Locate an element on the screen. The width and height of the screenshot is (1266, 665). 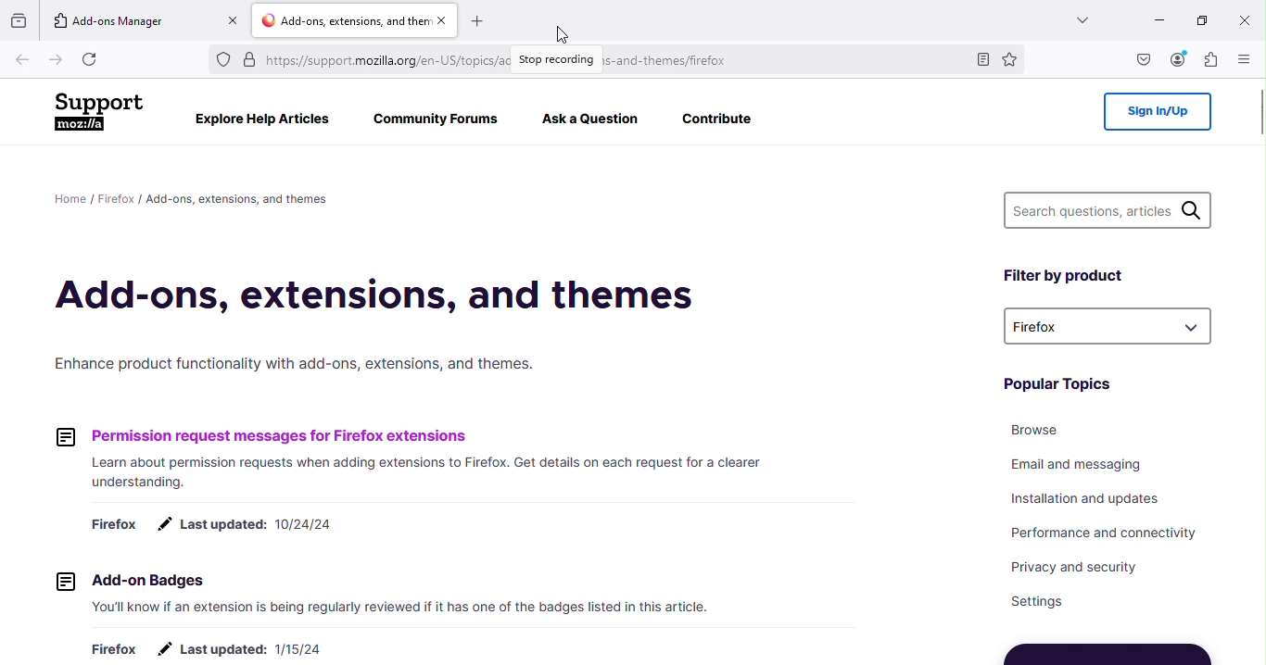
Email and messaging is located at coordinates (1074, 468).